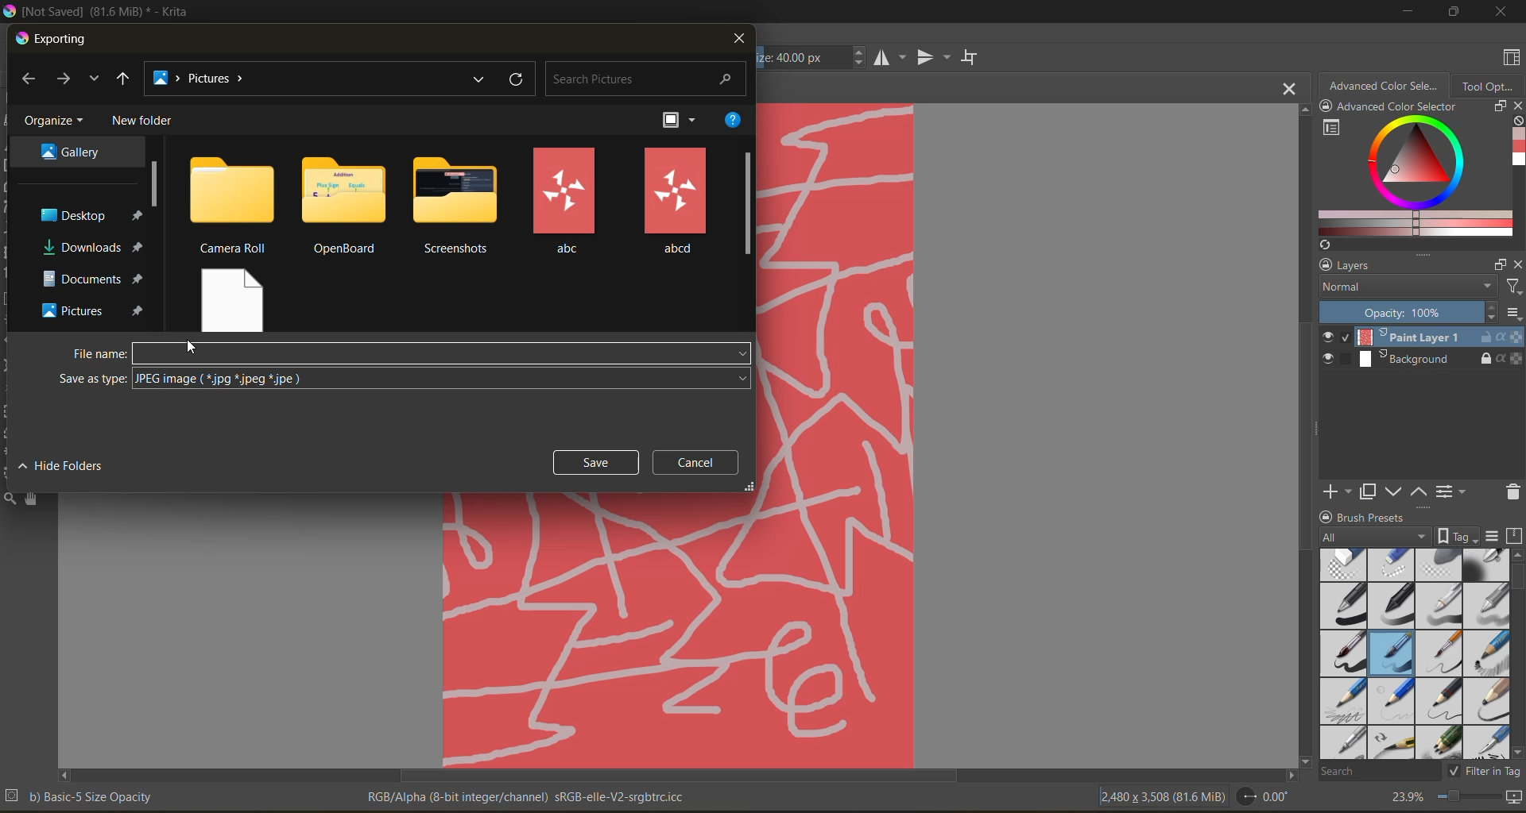  What do you see at coordinates (1404, 10) in the screenshot?
I see `minimize` at bounding box center [1404, 10].